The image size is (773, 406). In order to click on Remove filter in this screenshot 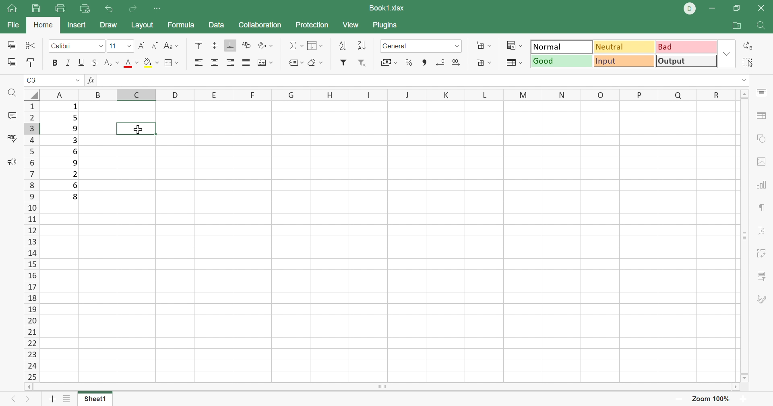, I will do `click(364, 62)`.